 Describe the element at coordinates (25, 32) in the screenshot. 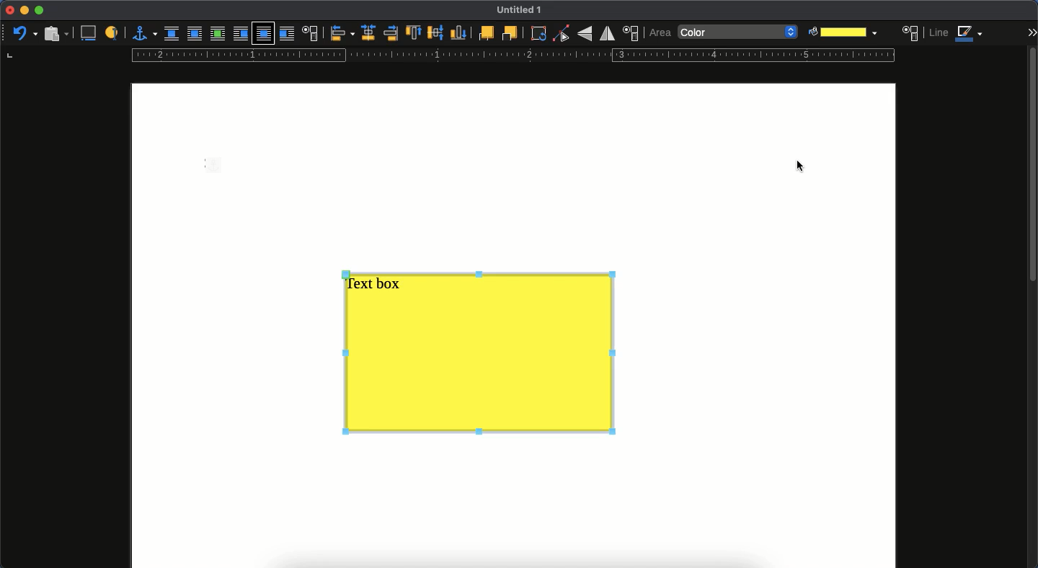

I see `undo` at that location.